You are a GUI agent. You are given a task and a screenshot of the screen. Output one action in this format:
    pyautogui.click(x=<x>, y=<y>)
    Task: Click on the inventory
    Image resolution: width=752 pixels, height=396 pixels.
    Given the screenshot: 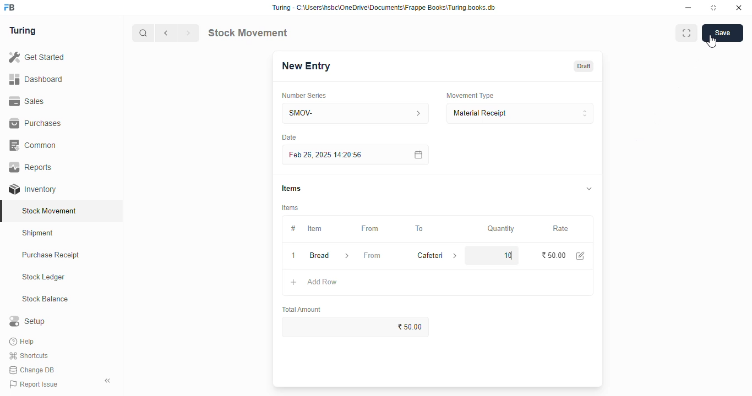 What is the action you would take?
    pyautogui.click(x=32, y=189)
    